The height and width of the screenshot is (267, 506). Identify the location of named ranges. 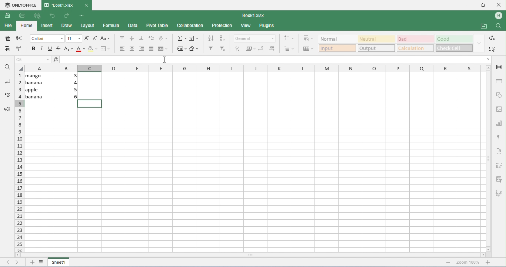
(182, 49).